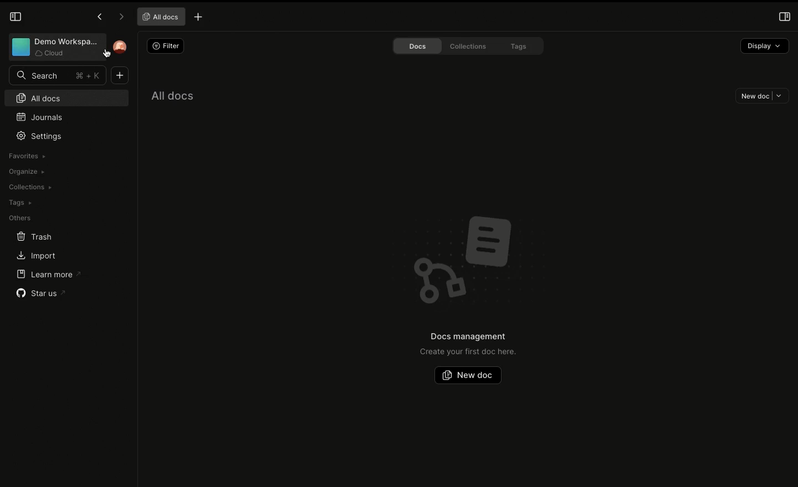 The image size is (798, 487). I want to click on New tab, so click(198, 17).